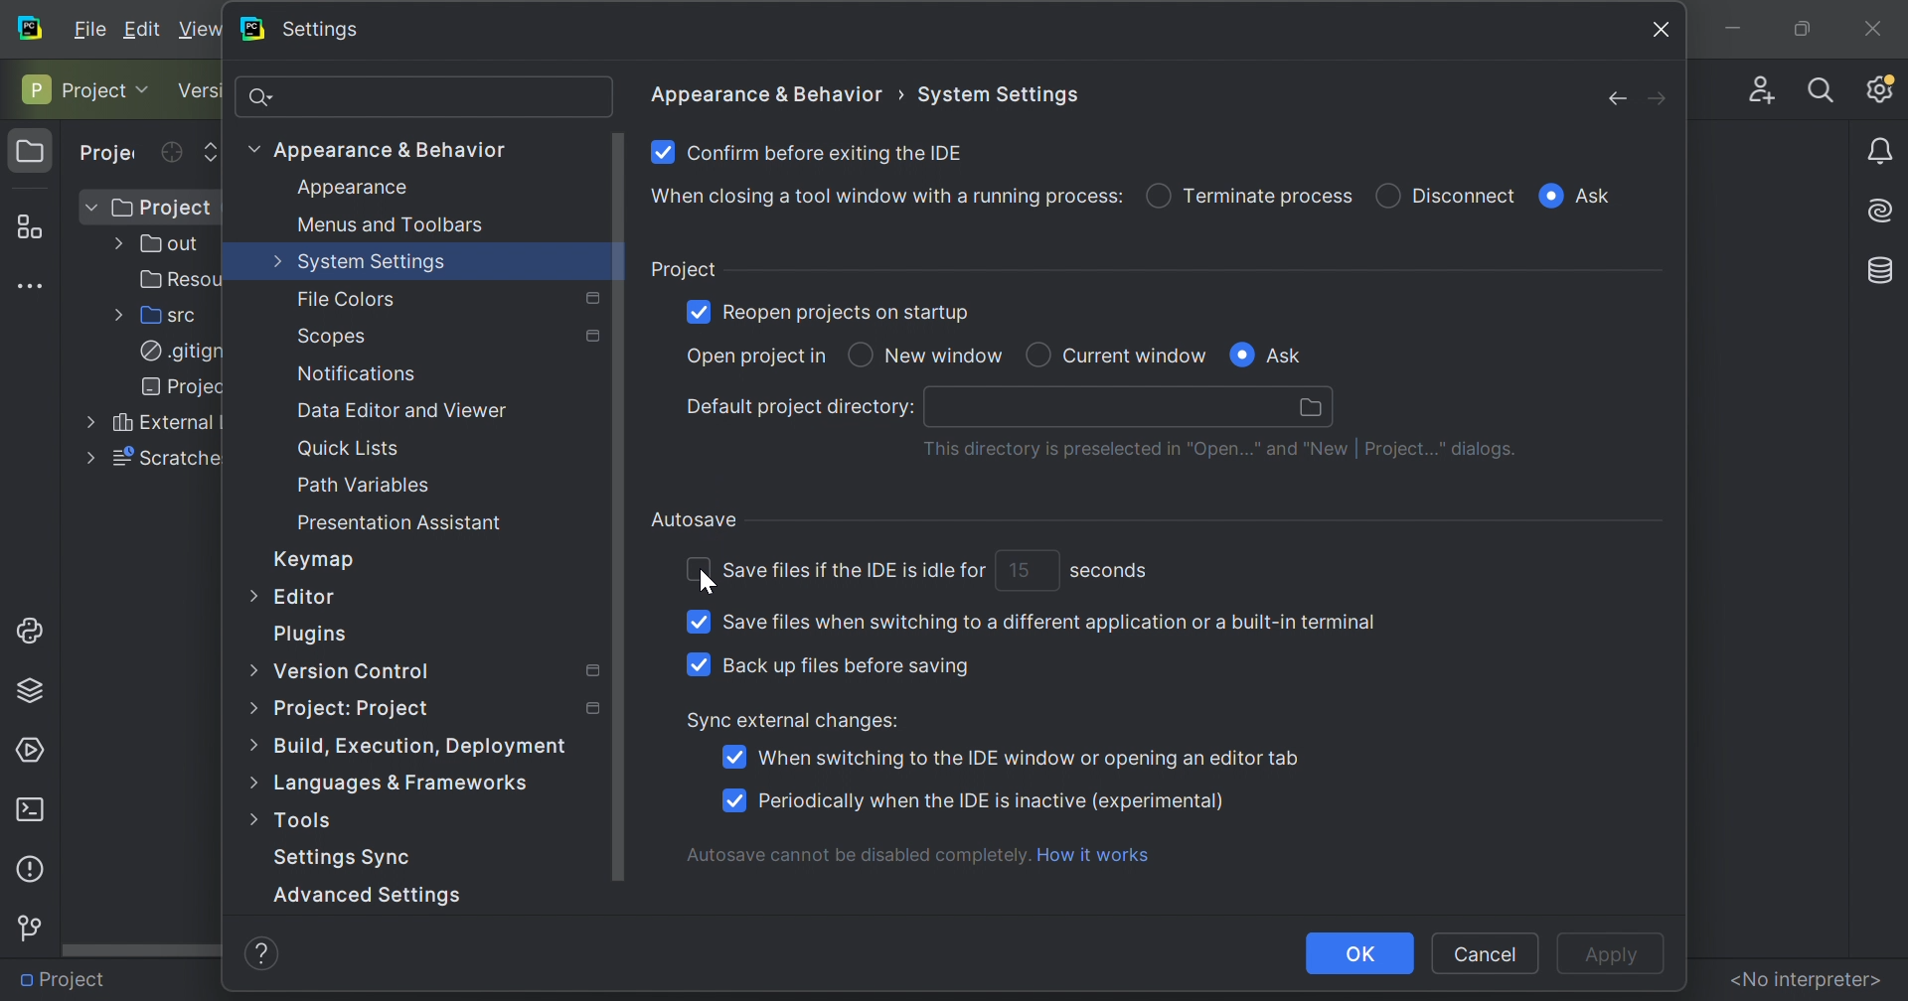  I want to click on Python console, so click(34, 629).